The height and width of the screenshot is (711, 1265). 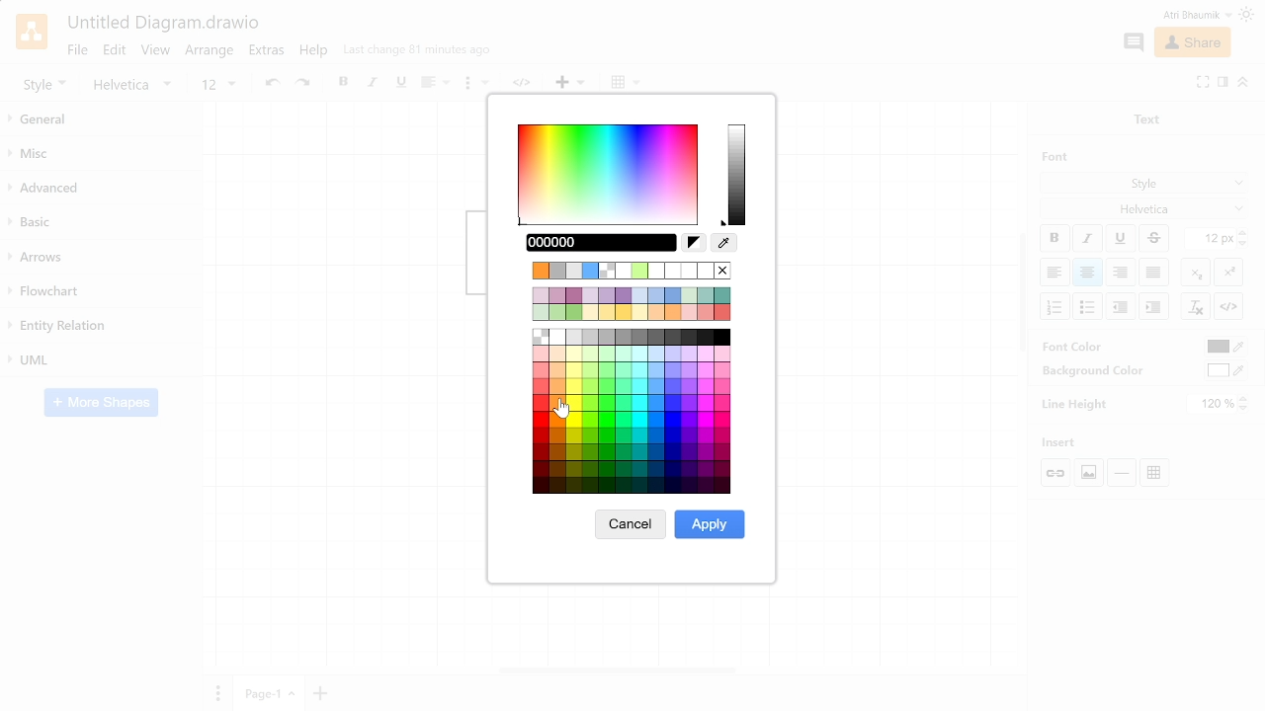 I want to click on Advanced, so click(x=101, y=189).